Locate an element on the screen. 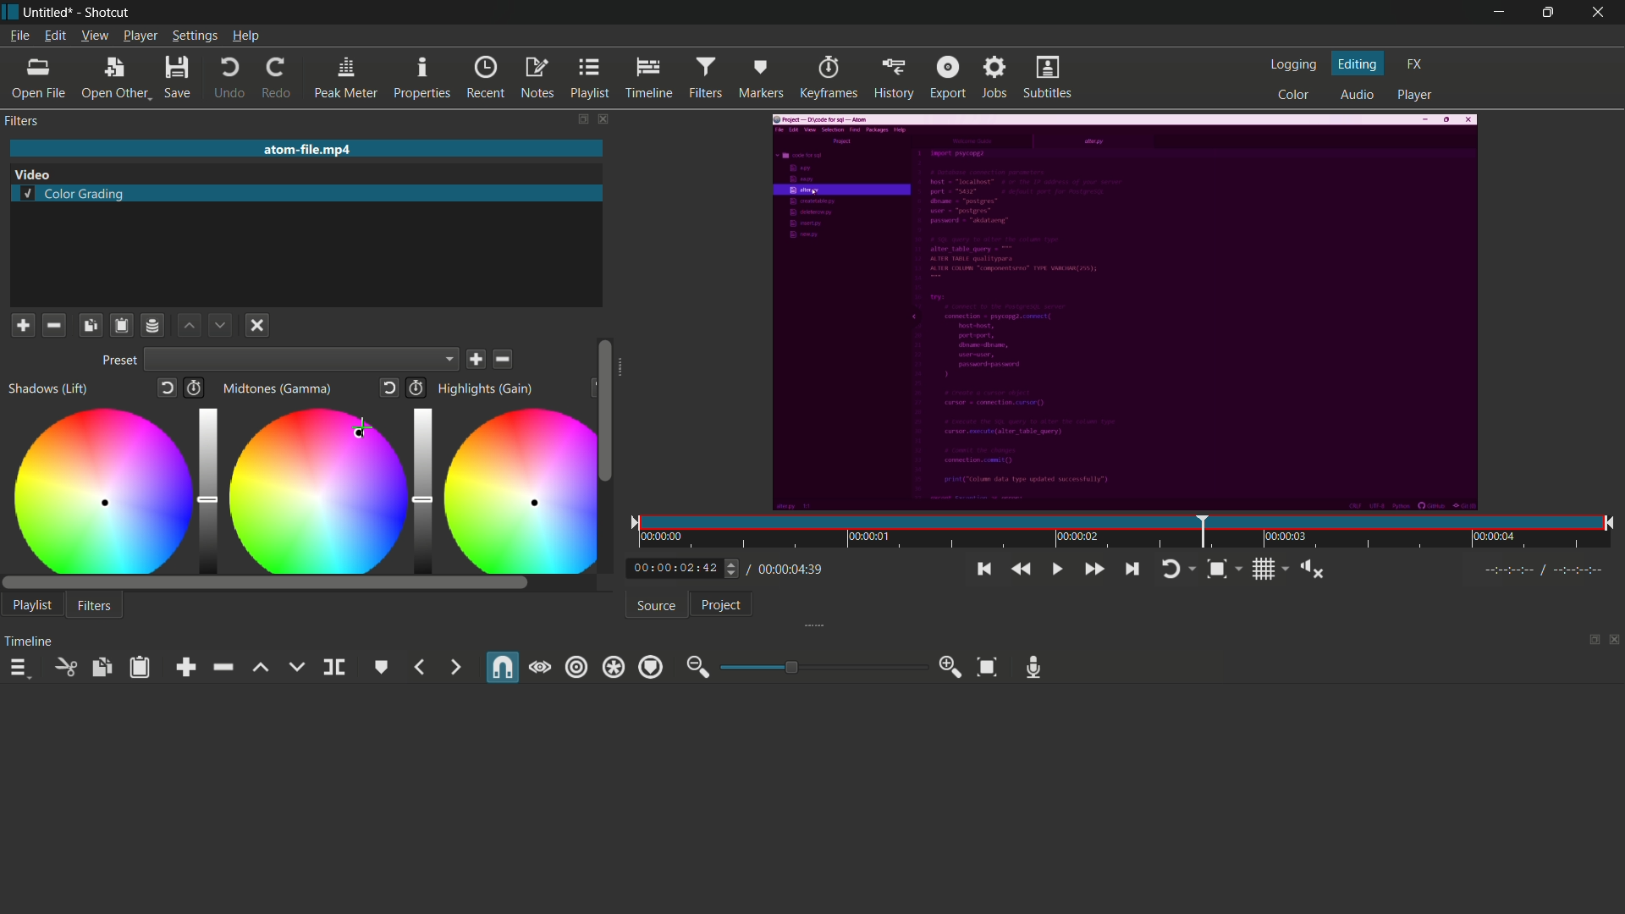  undo is located at coordinates (230, 80).